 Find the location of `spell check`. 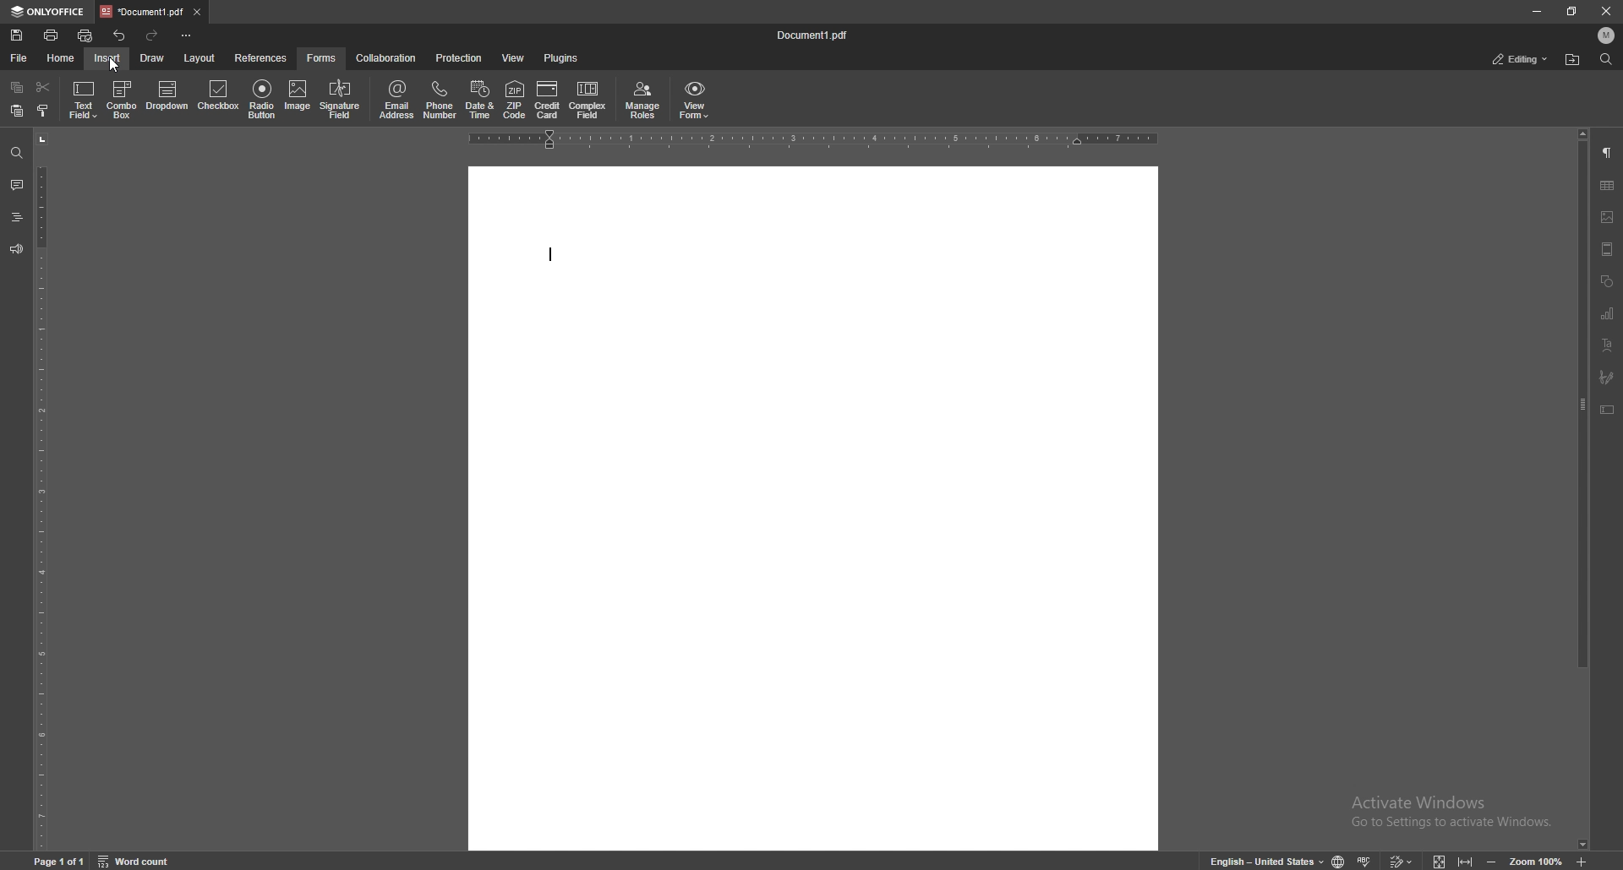

spell check is located at coordinates (1365, 861).